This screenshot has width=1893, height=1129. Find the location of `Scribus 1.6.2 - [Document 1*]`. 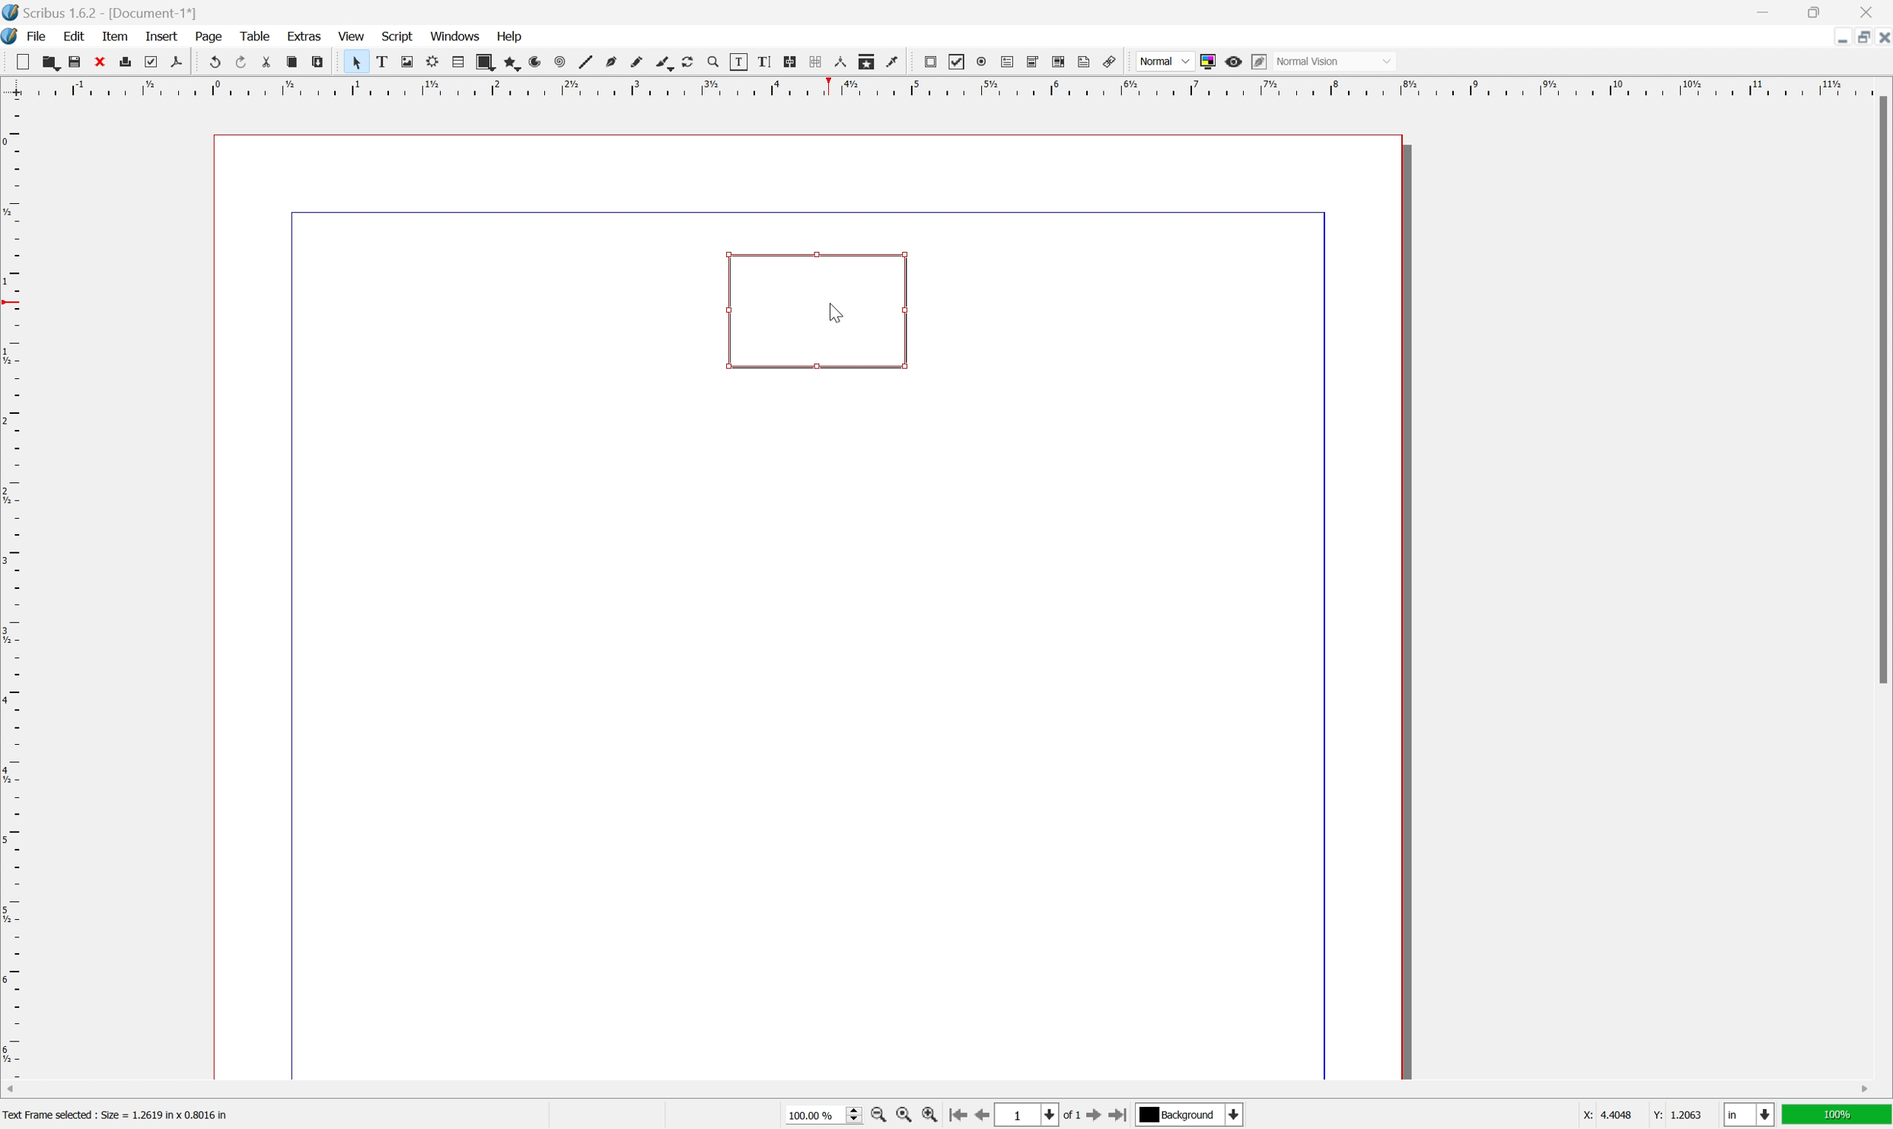

Scribus 1.6.2 - [Document 1*] is located at coordinates (119, 14).